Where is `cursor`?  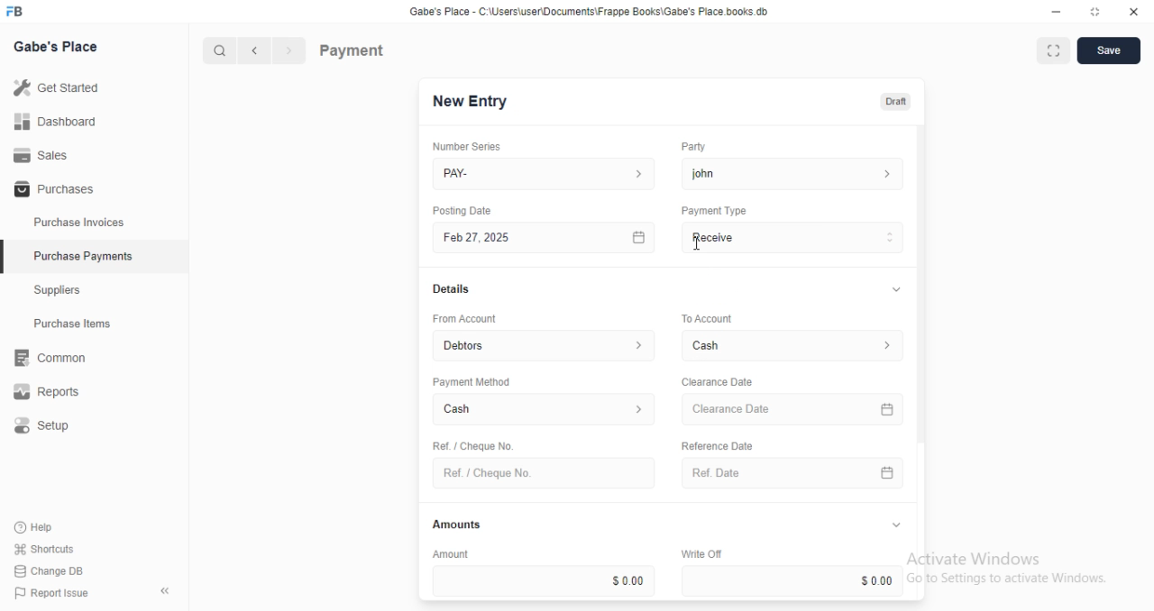
cursor is located at coordinates (697, 246).